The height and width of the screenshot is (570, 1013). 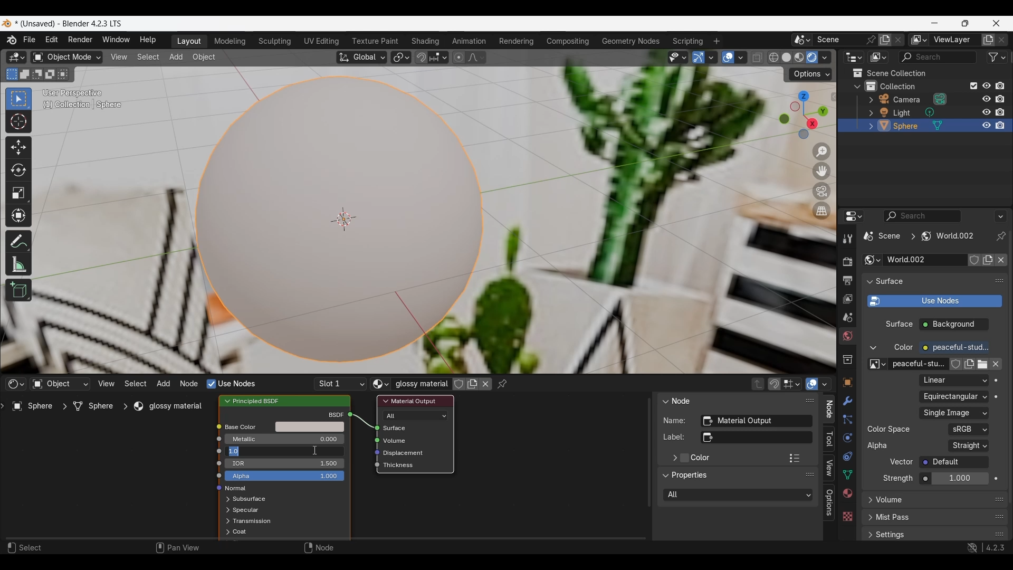 I want to click on peaceful-stu.., so click(x=919, y=364).